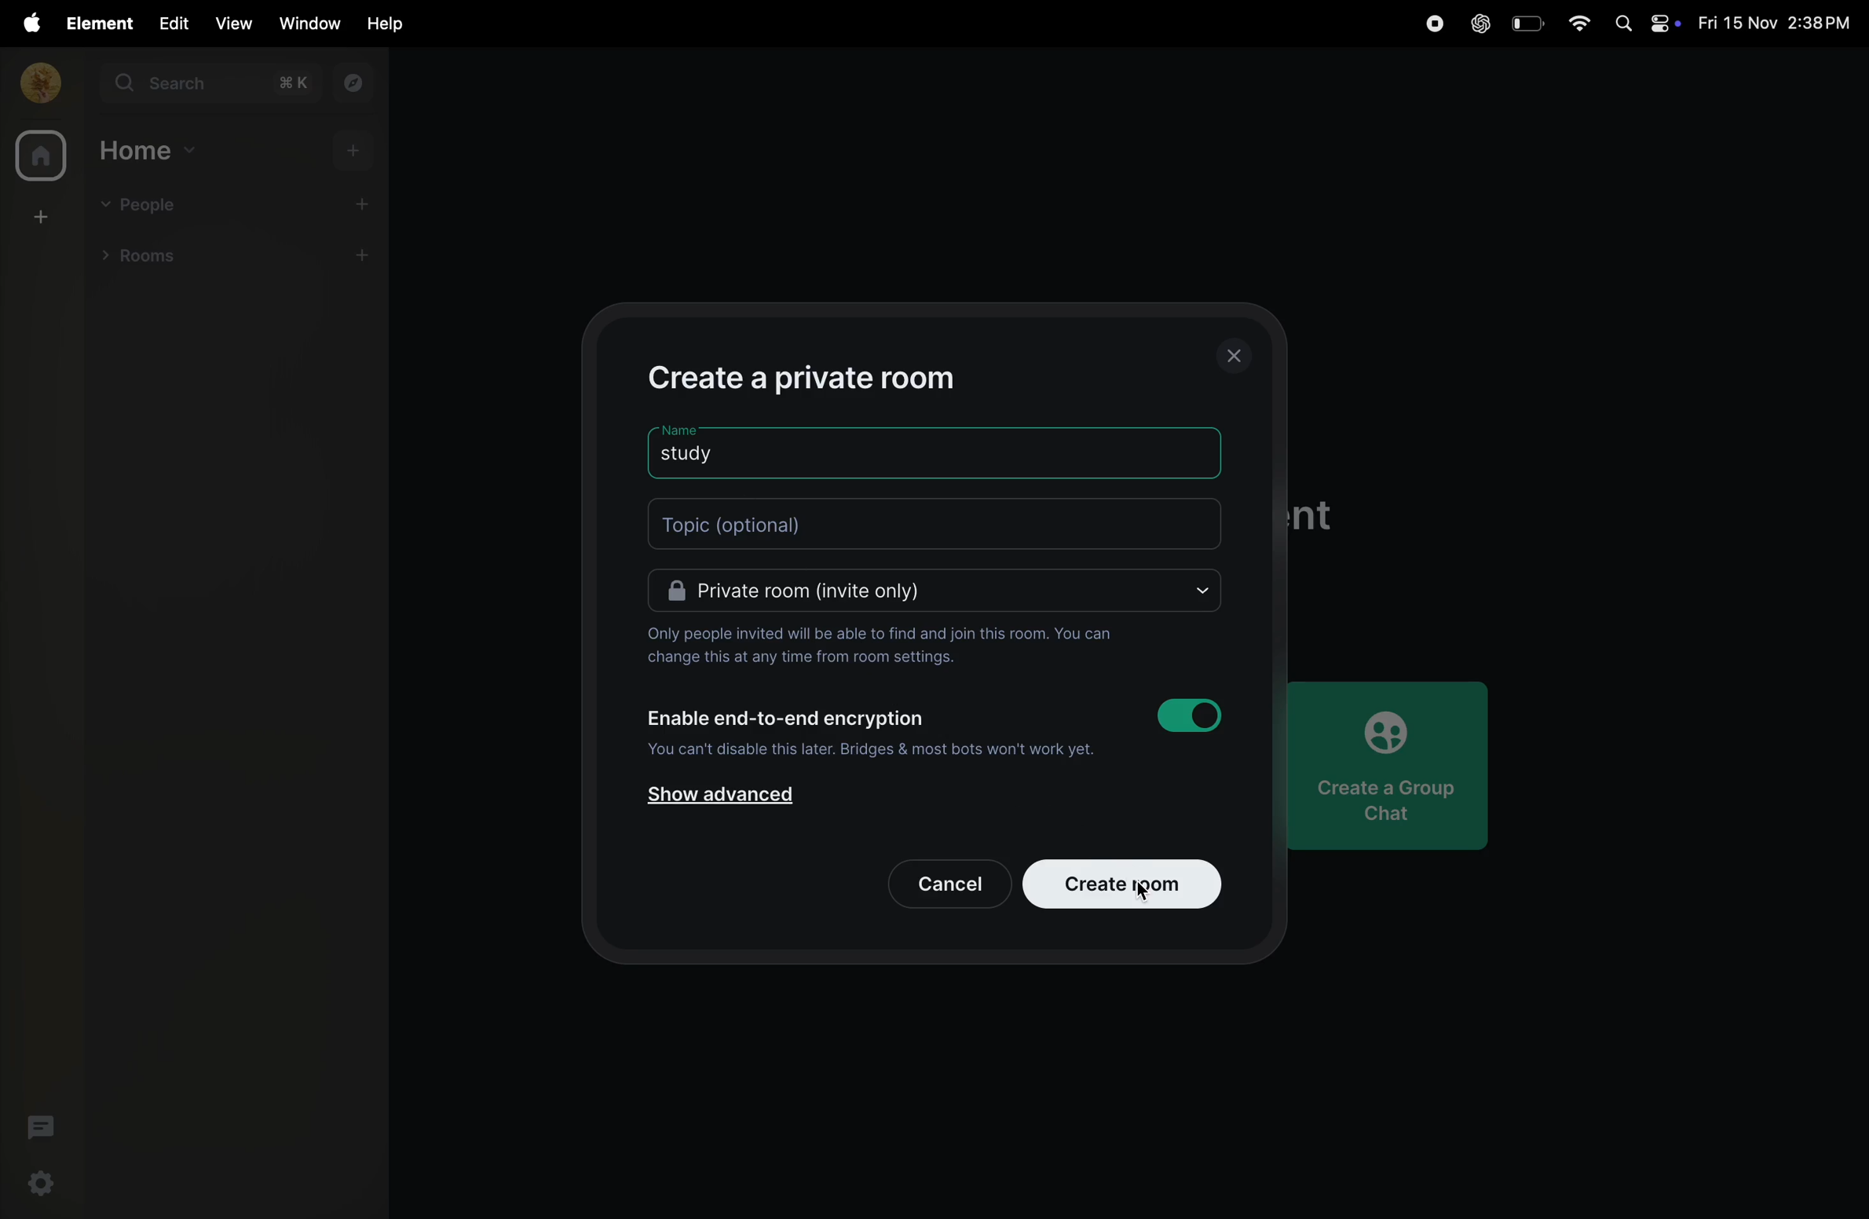 Image resolution: width=1869 pixels, height=1219 pixels. What do you see at coordinates (151, 149) in the screenshot?
I see `home` at bounding box center [151, 149].